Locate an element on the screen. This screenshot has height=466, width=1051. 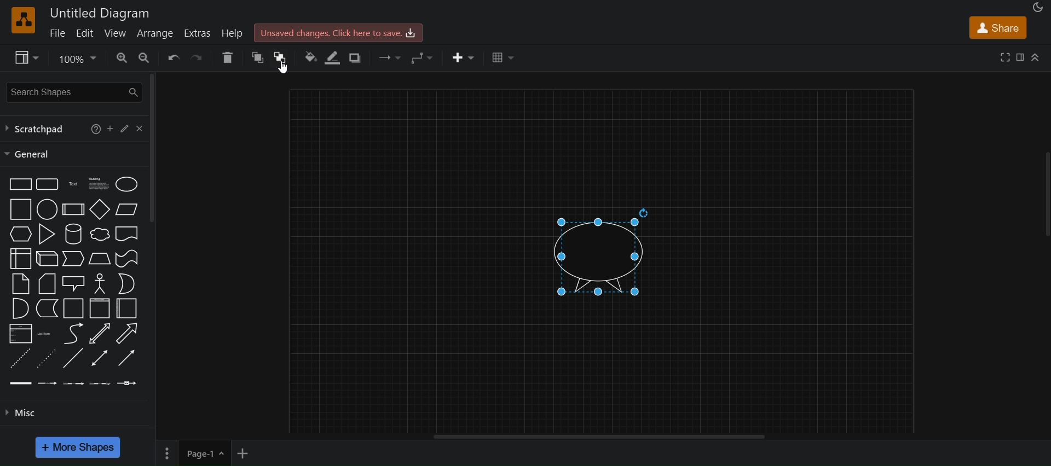
connector with lable is located at coordinates (47, 383).